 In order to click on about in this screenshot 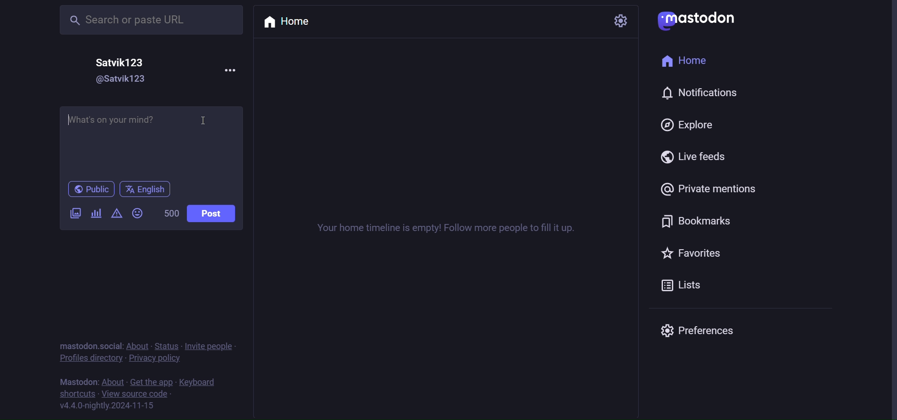, I will do `click(140, 347)`.